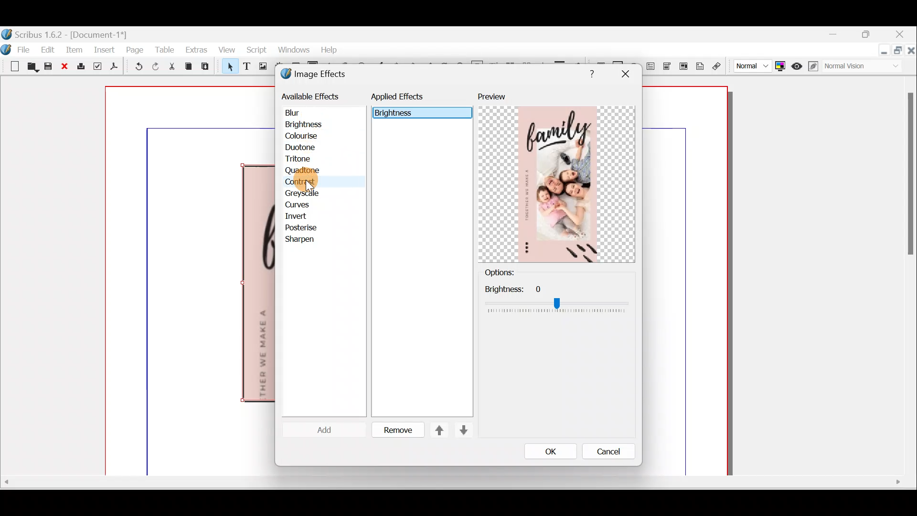 The height and width of the screenshot is (516, 917). I want to click on Remove, so click(394, 430).